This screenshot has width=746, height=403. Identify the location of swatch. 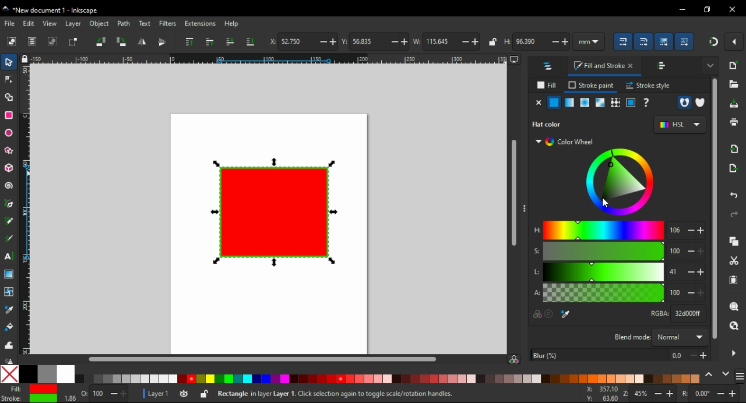
(601, 102).